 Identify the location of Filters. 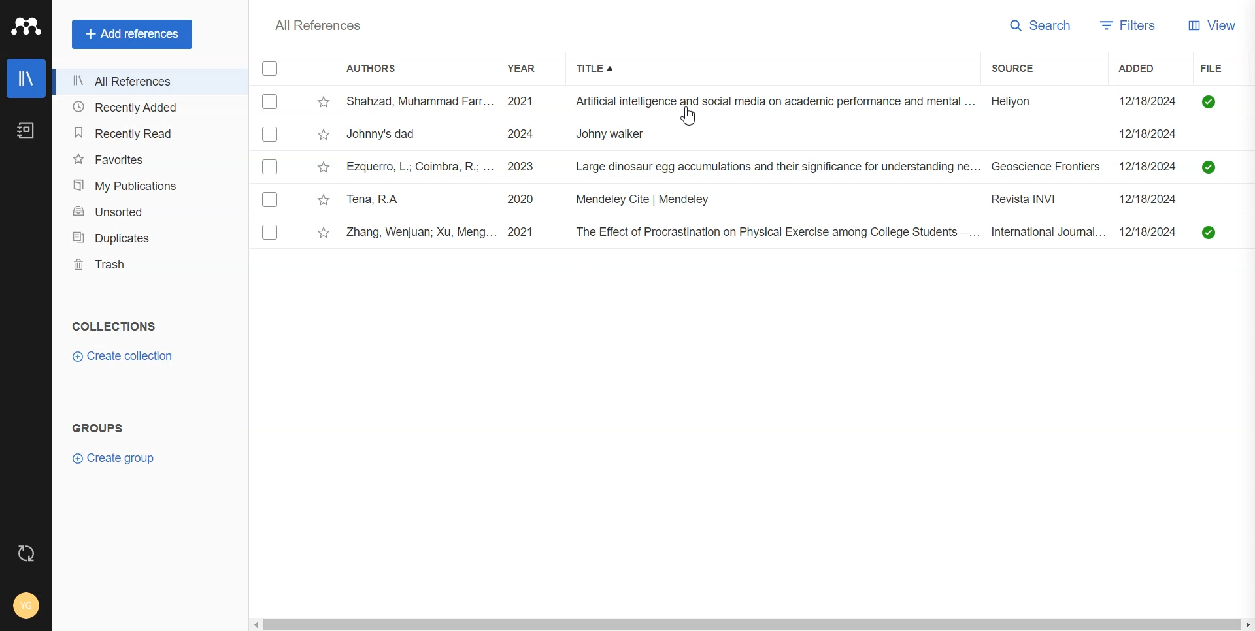
(1129, 26).